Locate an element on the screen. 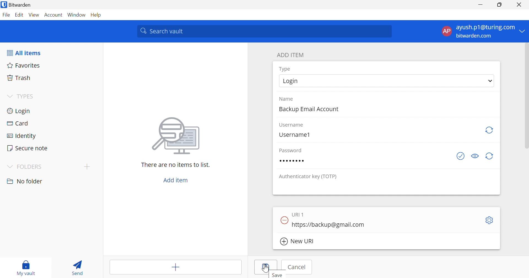 Image resolution: width=529 pixels, height=278 pixels. Name is located at coordinates (286, 99).